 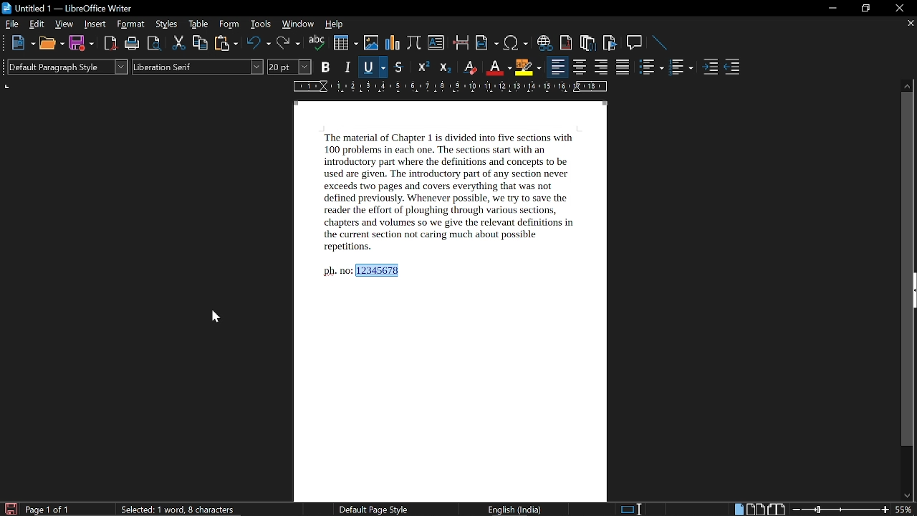 I want to click on print, so click(x=130, y=44).